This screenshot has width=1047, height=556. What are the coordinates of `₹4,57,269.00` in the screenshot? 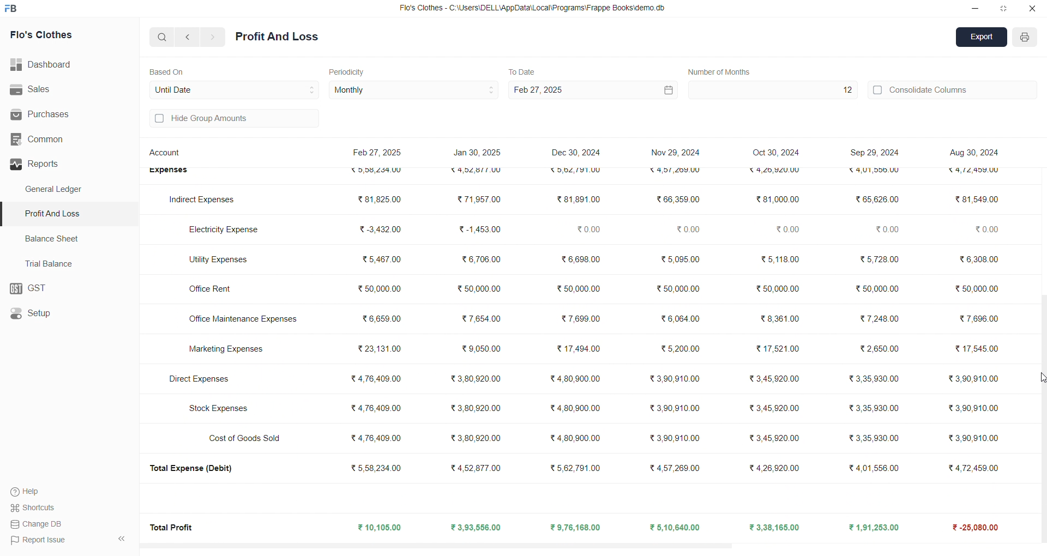 It's located at (673, 172).